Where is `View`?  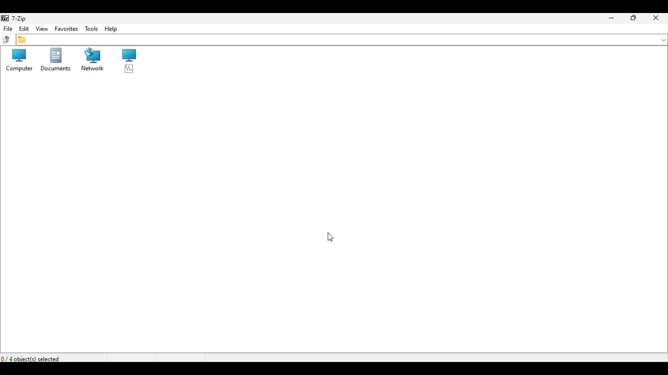 View is located at coordinates (41, 29).